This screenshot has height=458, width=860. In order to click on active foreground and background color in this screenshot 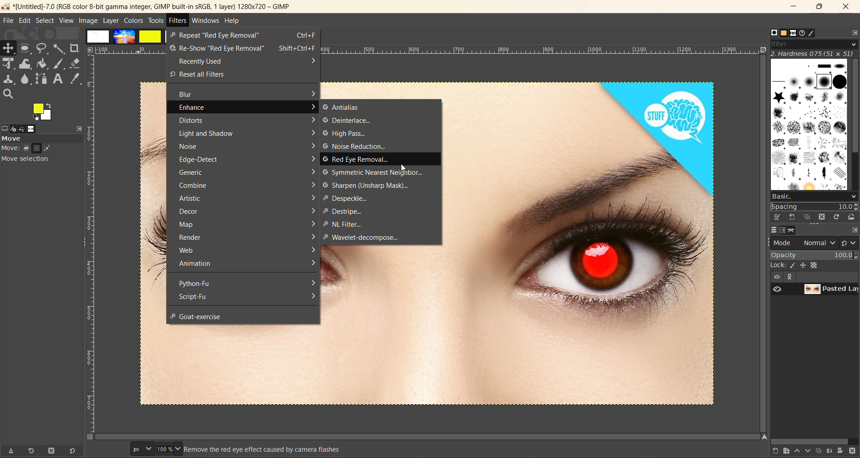, I will do `click(43, 112)`.